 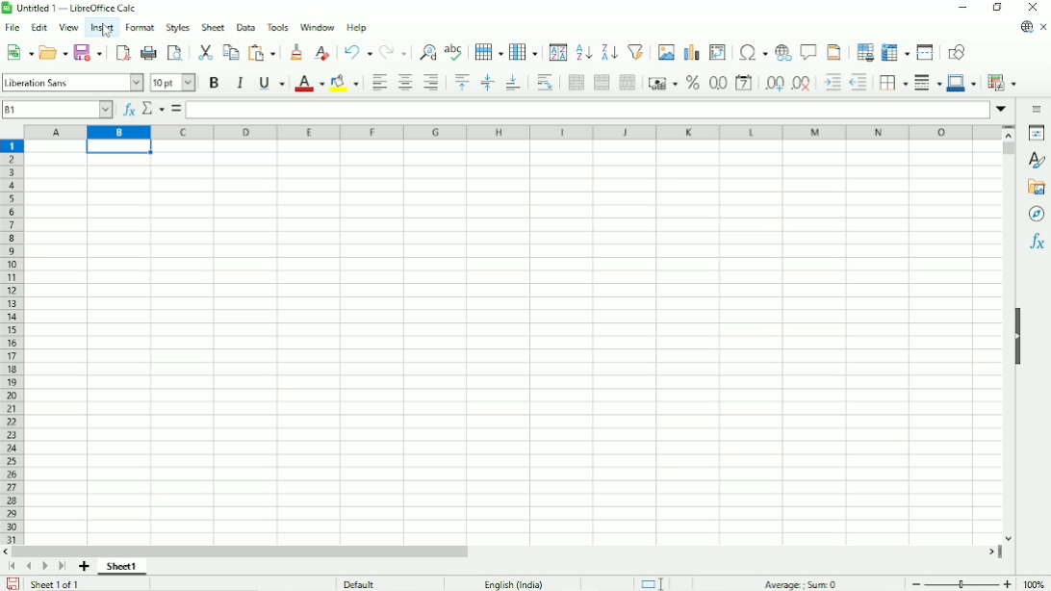 What do you see at coordinates (717, 82) in the screenshot?
I see `Format as number` at bounding box center [717, 82].